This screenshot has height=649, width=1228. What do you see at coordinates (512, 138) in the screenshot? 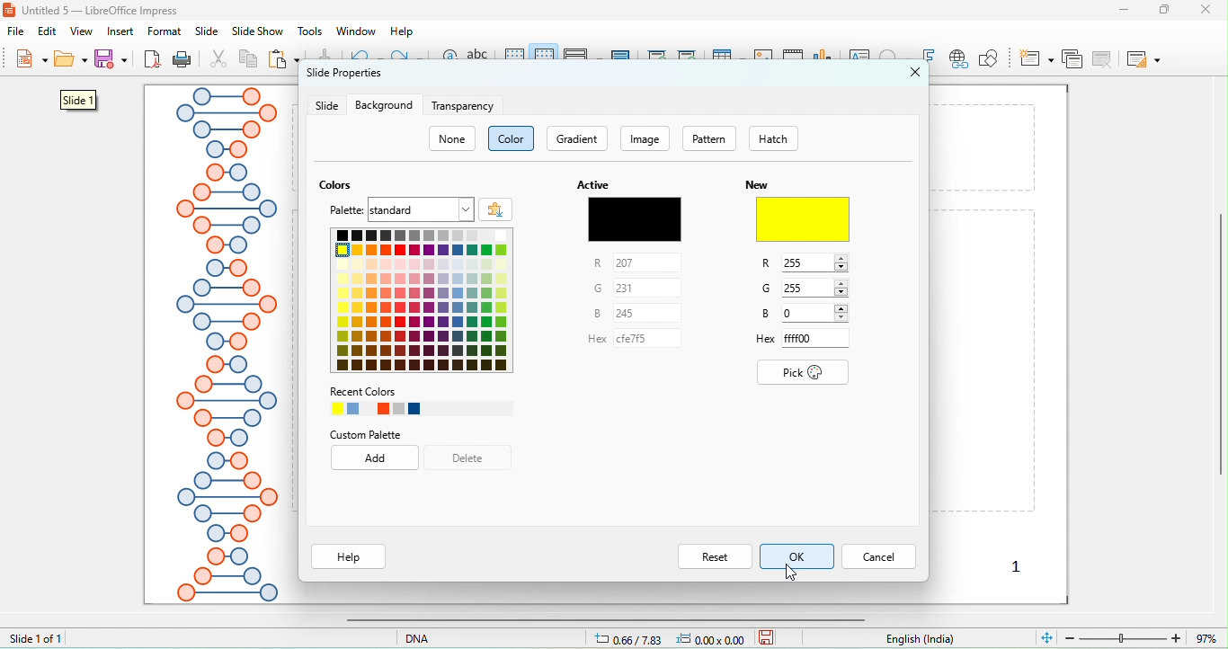
I see `color` at bounding box center [512, 138].